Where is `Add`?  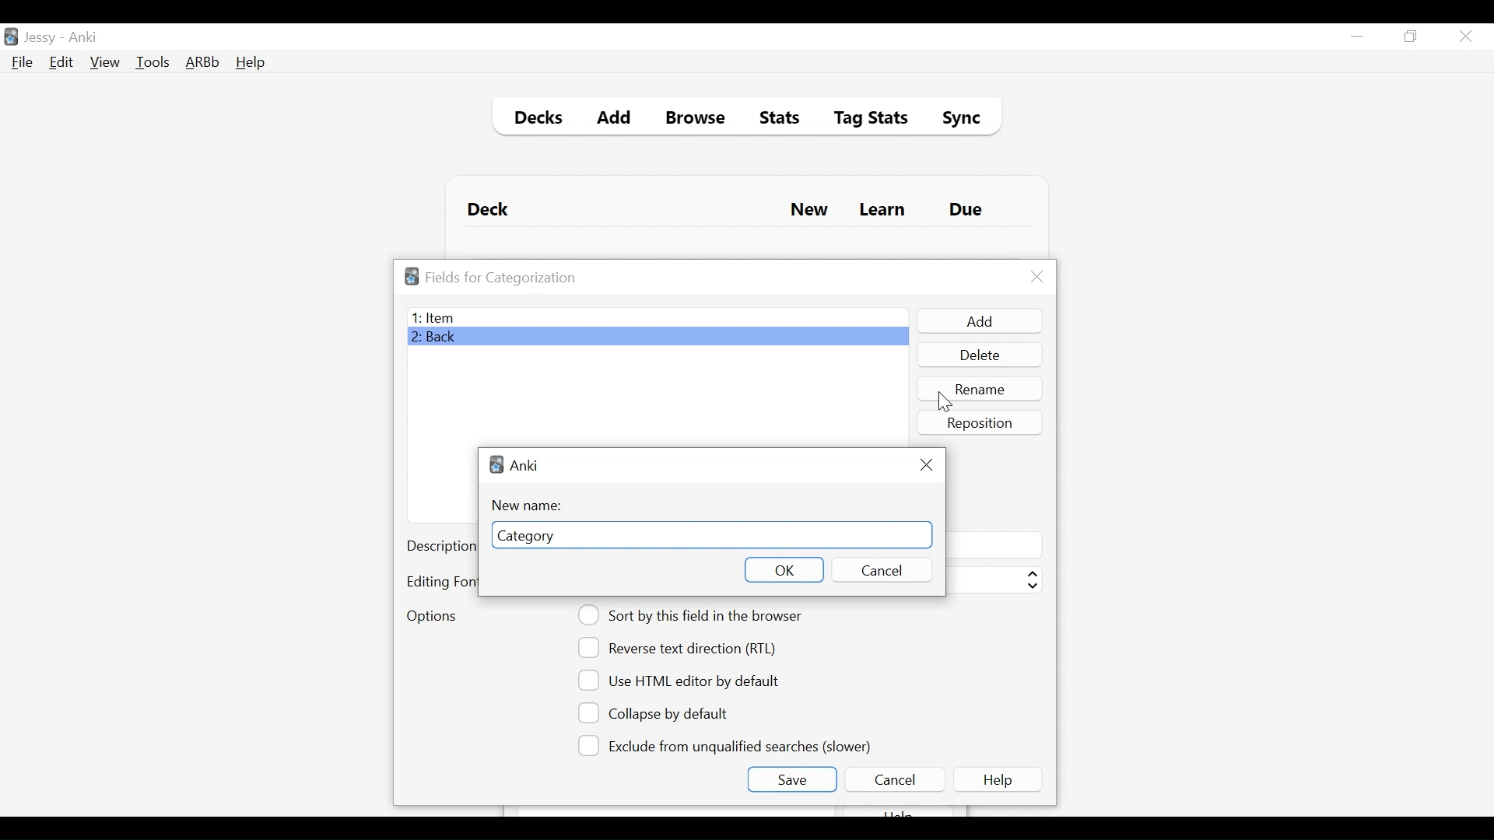
Add is located at coordinates (615, 120).